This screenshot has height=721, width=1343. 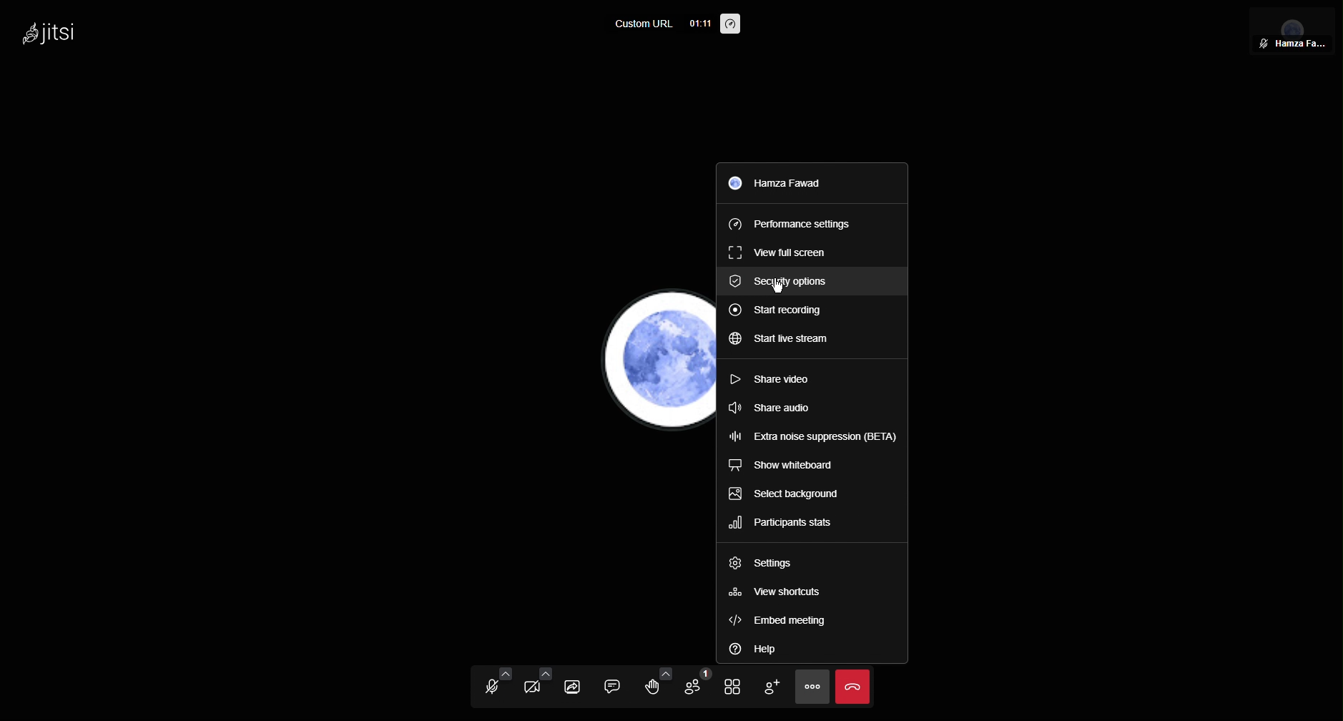 I want to click on Help, so click(x=752, y=647).